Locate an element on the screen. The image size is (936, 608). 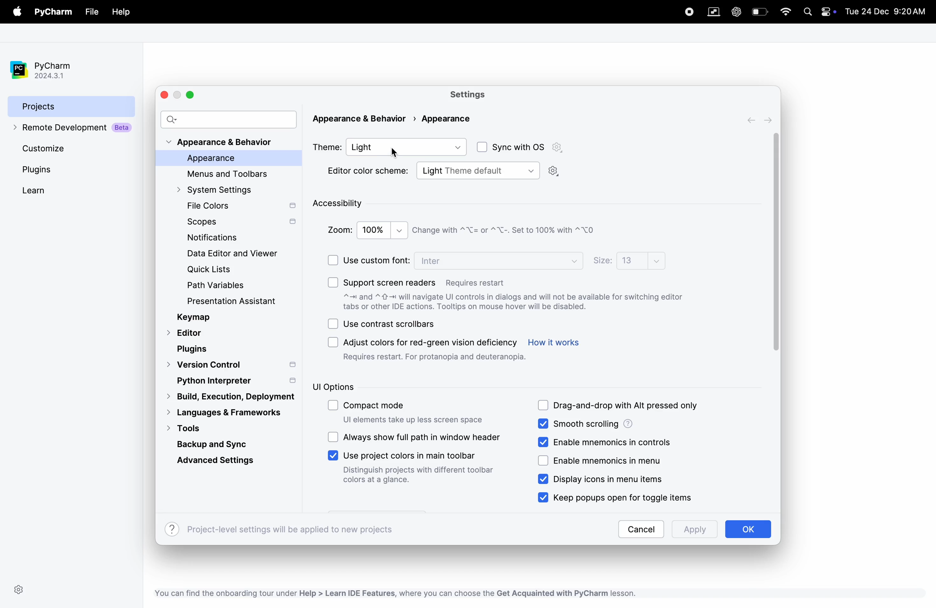
cancel is located at coordinates (641, 529).